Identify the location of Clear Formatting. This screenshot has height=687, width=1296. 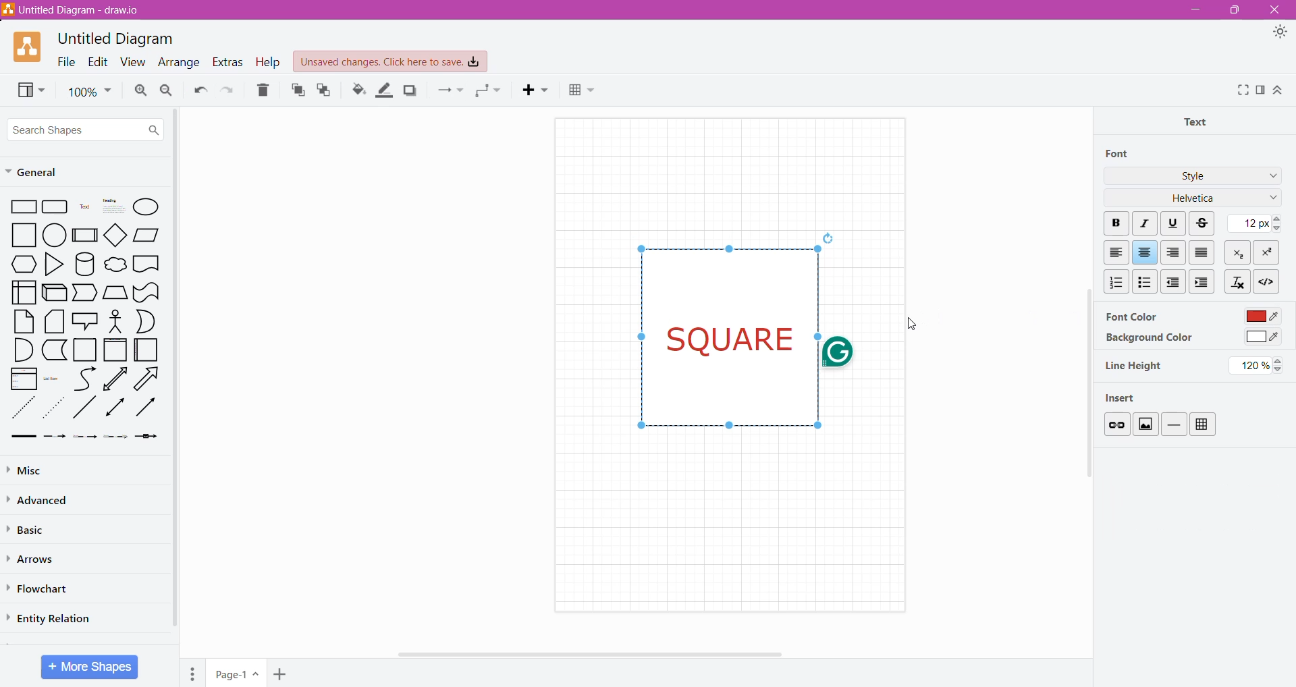
(1237, 281).